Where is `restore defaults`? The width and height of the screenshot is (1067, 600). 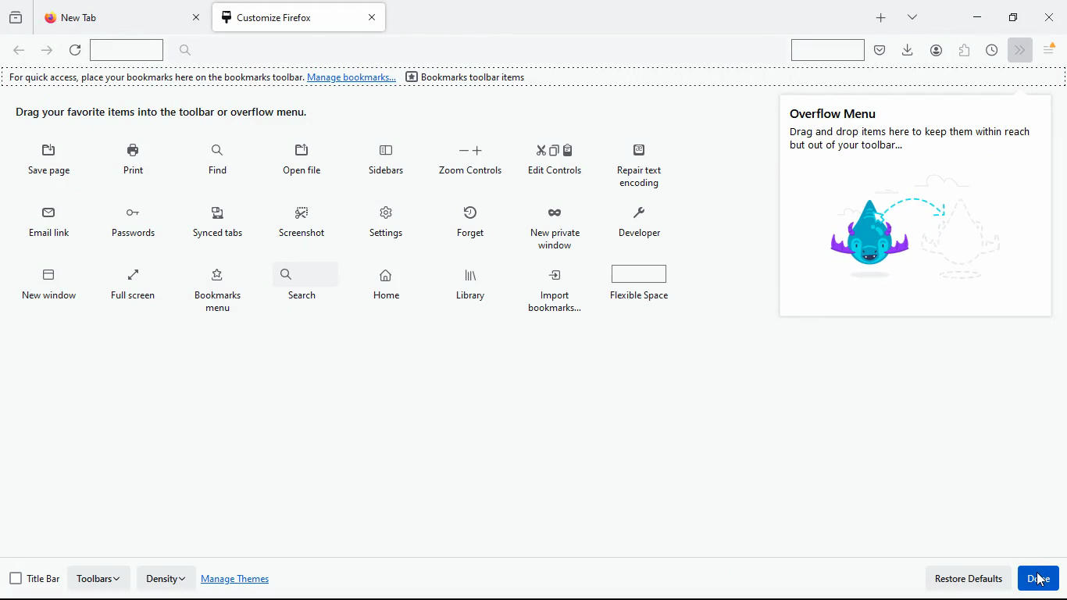 restore defaults is located at coordinates (969, 580).